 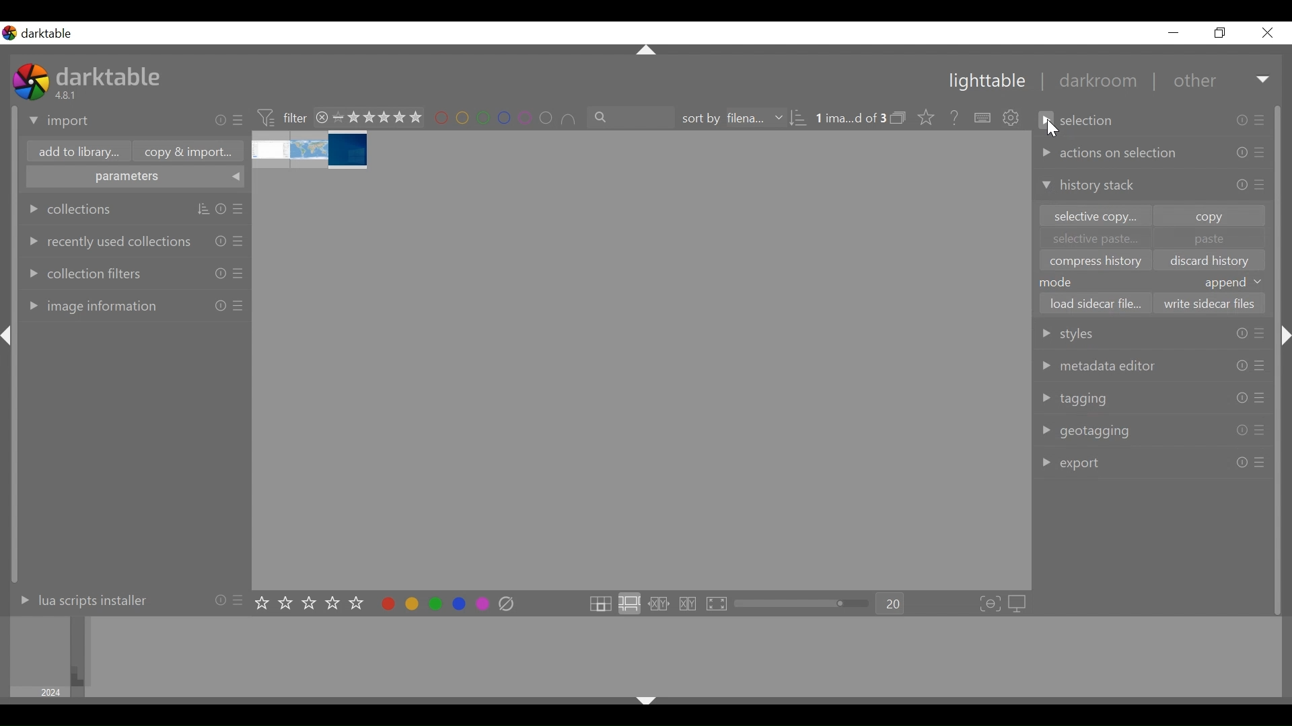 I want to click on export, so click(x=1073, y=463).